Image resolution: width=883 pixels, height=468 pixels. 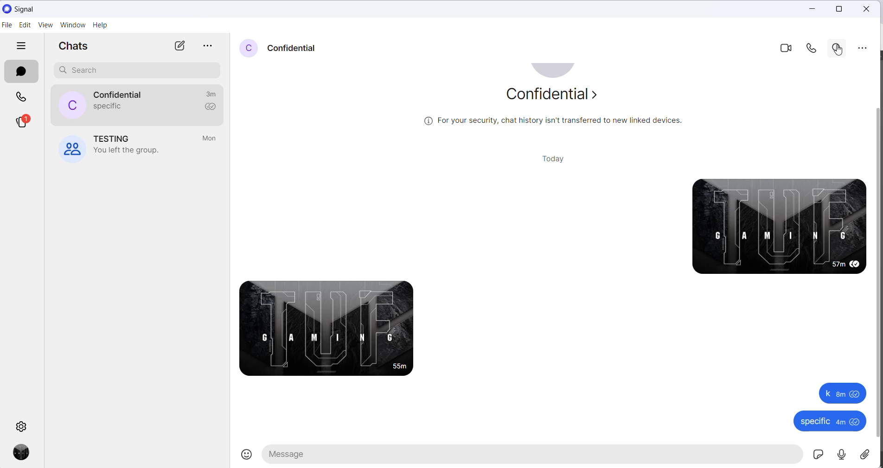 I want to click on security related text, so click(x=558, y=122).